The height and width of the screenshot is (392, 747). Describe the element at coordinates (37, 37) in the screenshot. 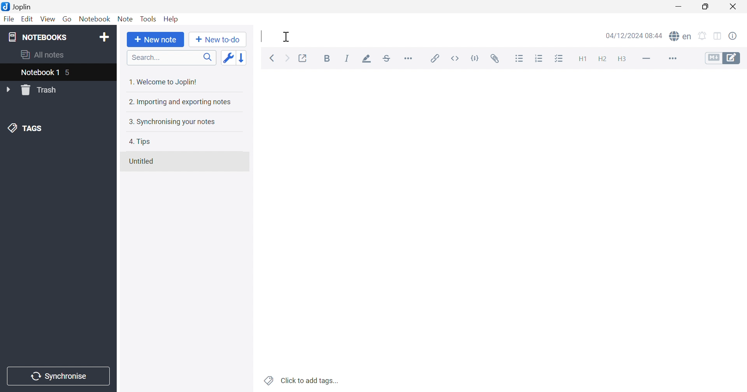

I see `NOTEBOOKS` at that location.